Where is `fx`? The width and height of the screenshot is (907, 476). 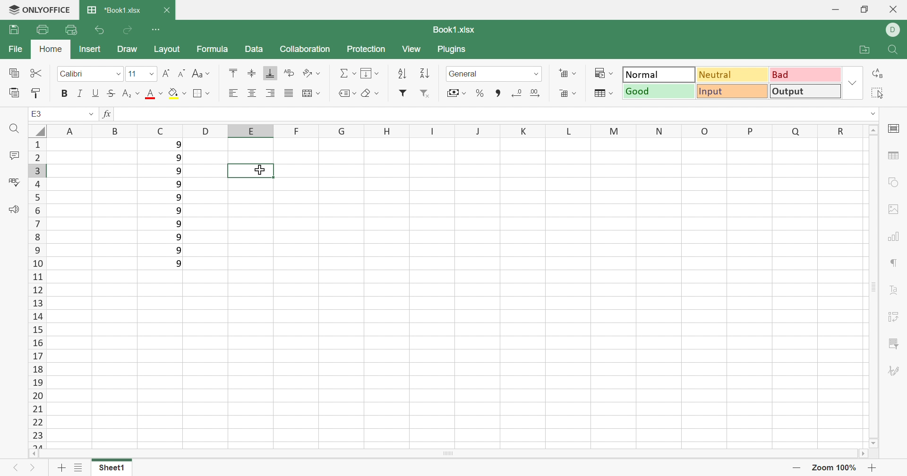
fx is located at coordinates (109, 113).